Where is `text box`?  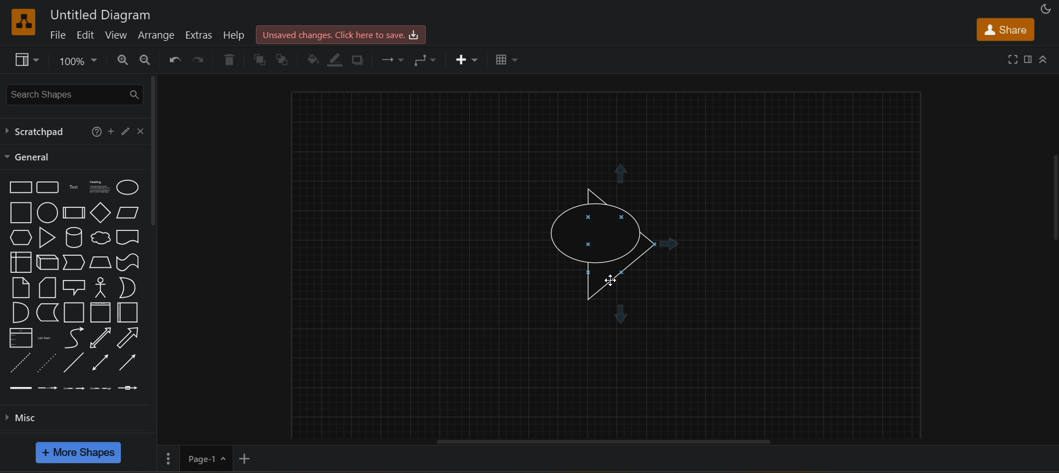
text box is located at coordinates (99, 185).